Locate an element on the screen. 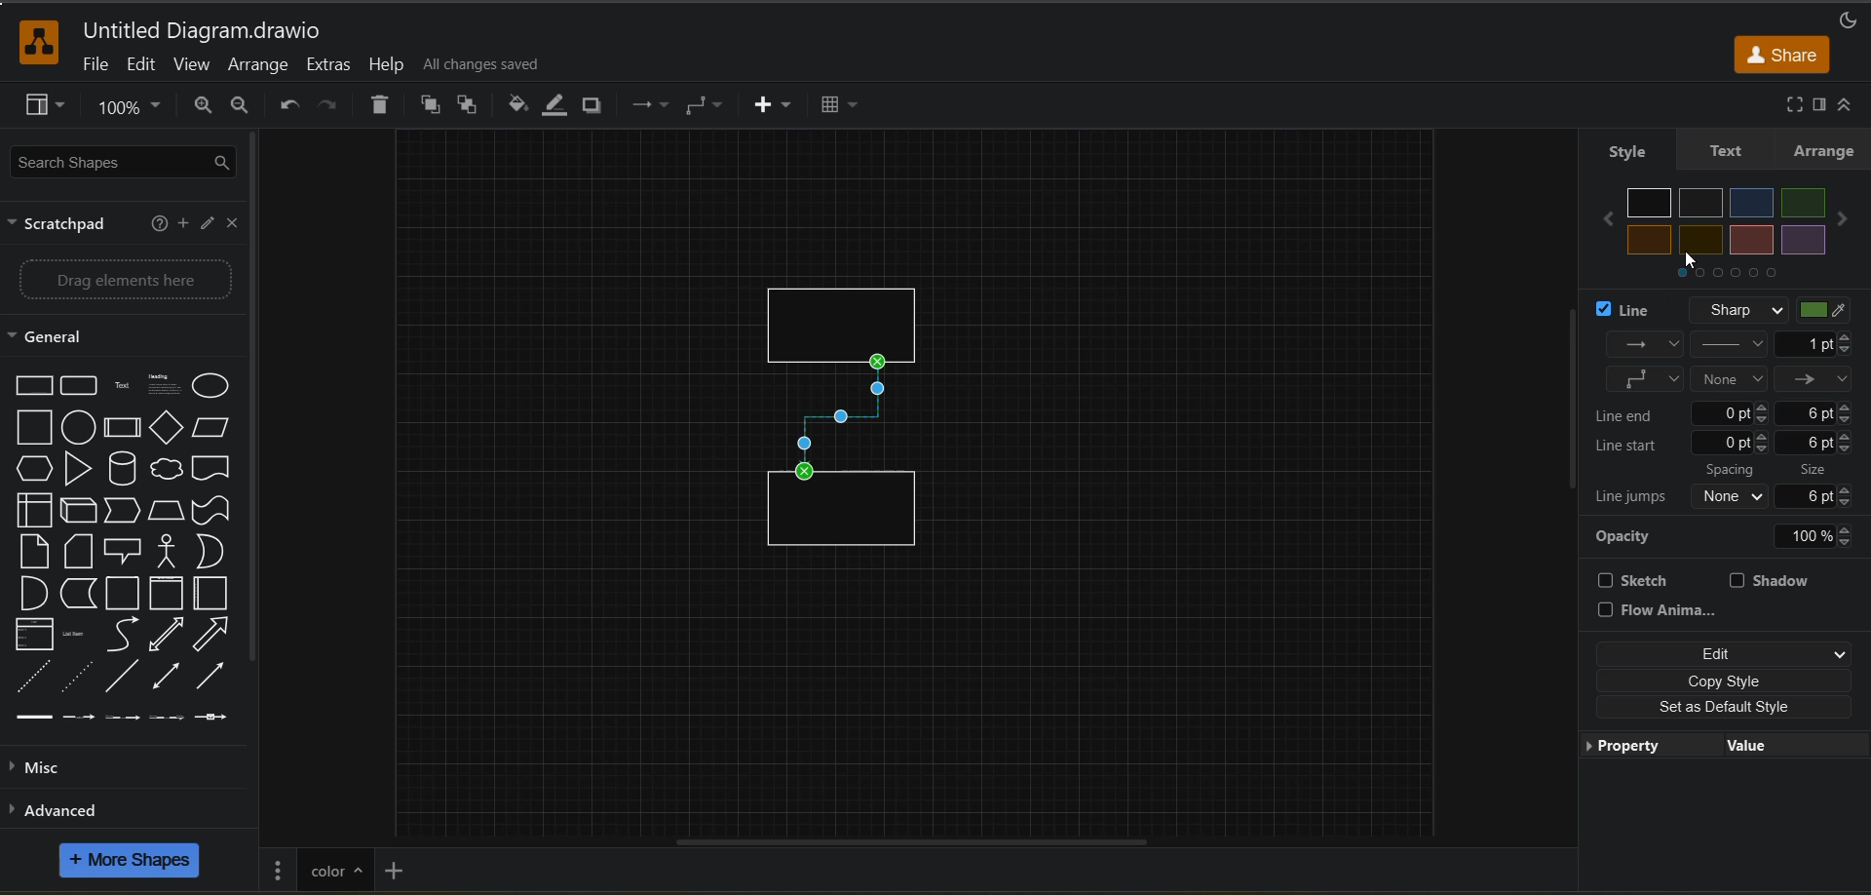 This screenshot has width=1871, height=895. extras is located at coordinates (331, 65).